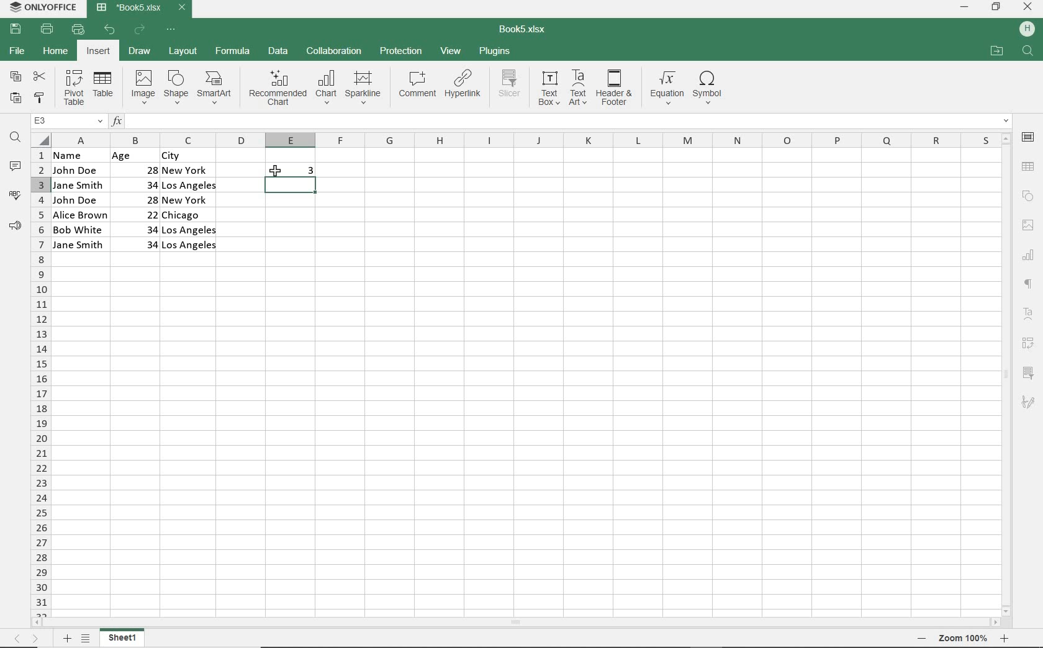 The height and width of the screenshot is (648, 1043). Describe the element at coordinates (40, 76) in the screenshot. I see `CUT` at that location.